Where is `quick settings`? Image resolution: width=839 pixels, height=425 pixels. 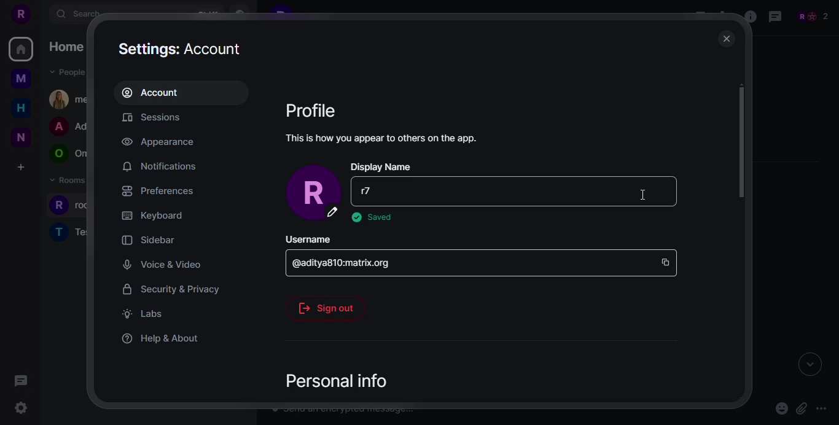
quick settings is located at coordinates (25, 408).